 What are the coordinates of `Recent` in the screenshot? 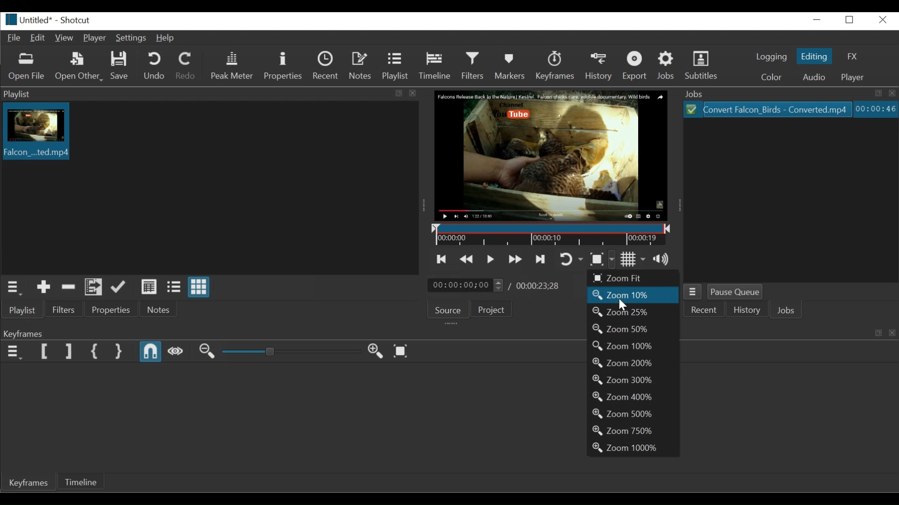 It's located at (701, 310).